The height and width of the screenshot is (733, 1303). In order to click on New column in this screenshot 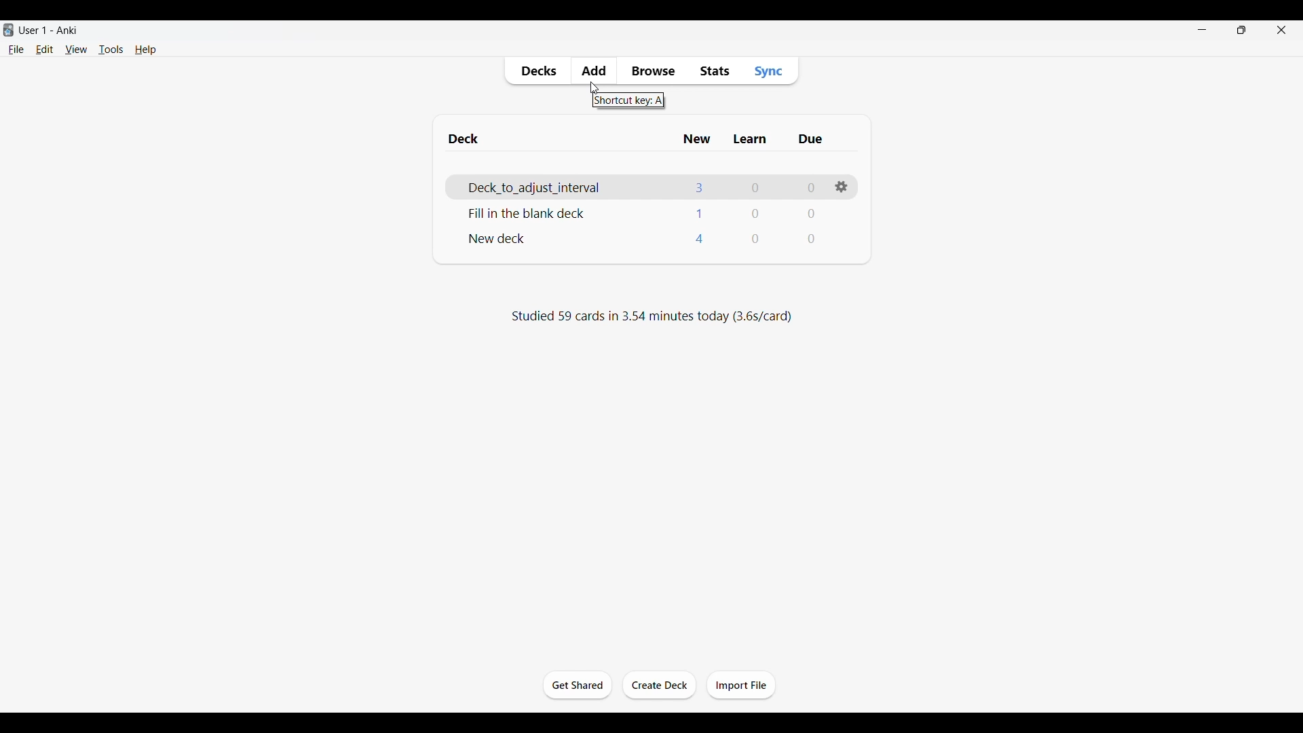, I will do `click(697, 139)`.